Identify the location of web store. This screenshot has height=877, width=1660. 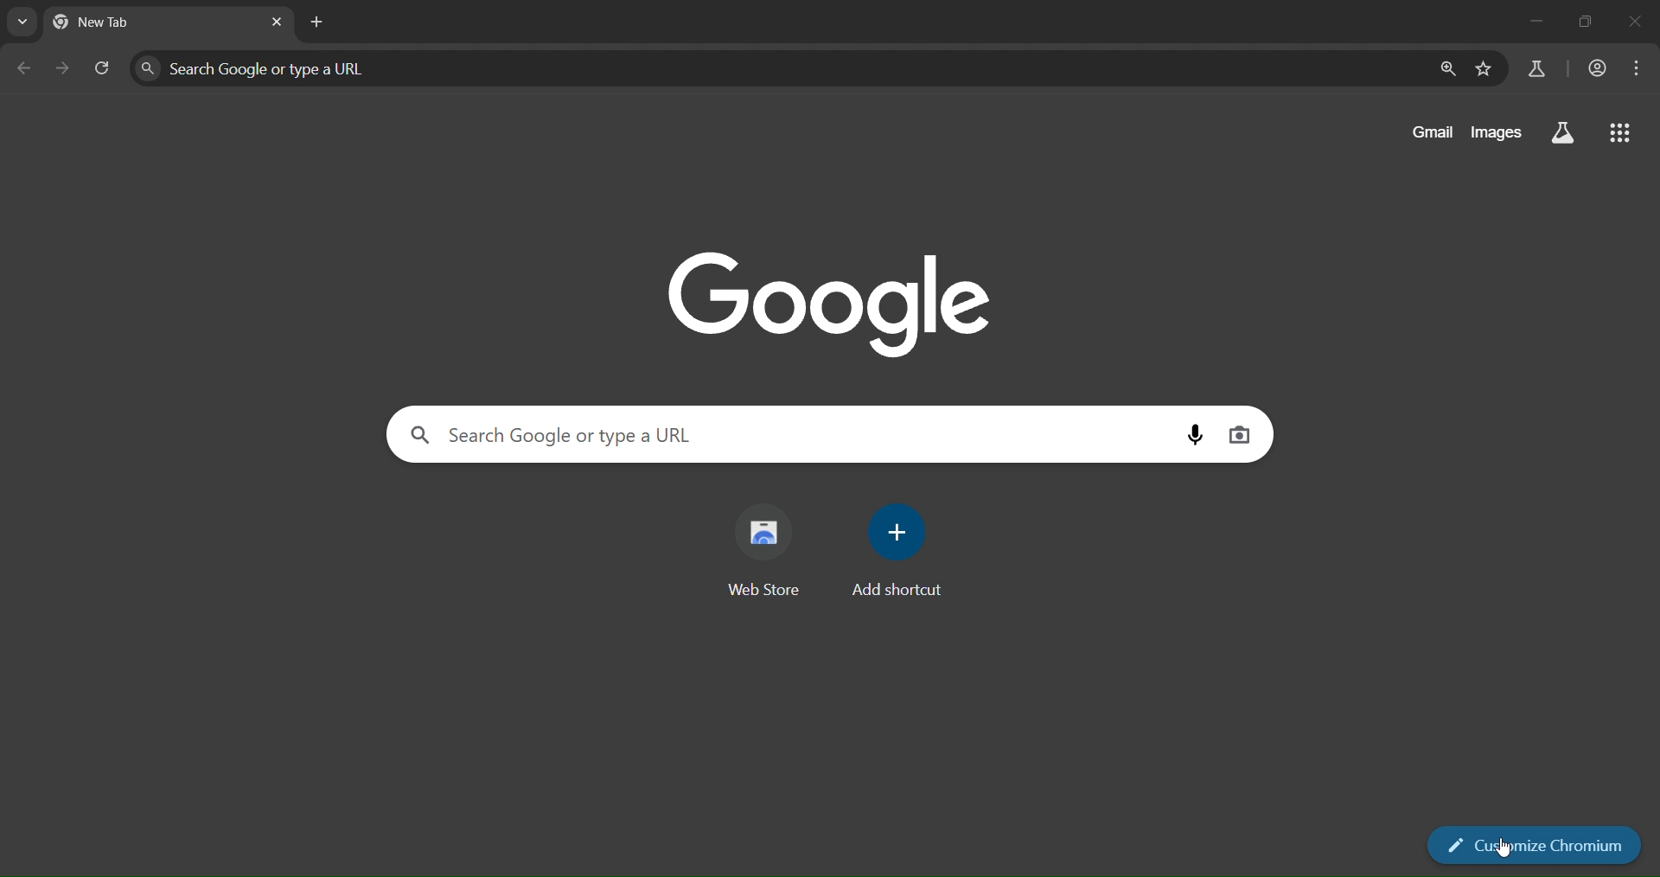
(763, 548).